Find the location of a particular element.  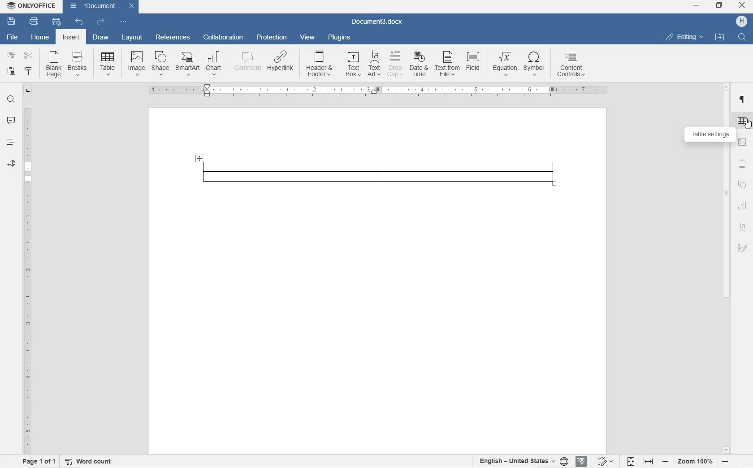

PROTECTION is located at coordinates (271, 38).